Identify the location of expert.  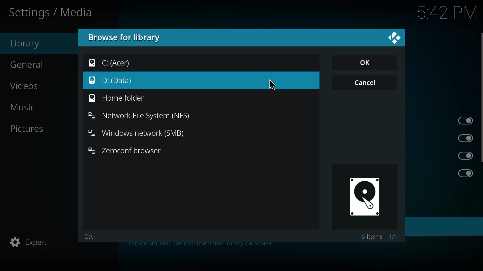
(30, 243).